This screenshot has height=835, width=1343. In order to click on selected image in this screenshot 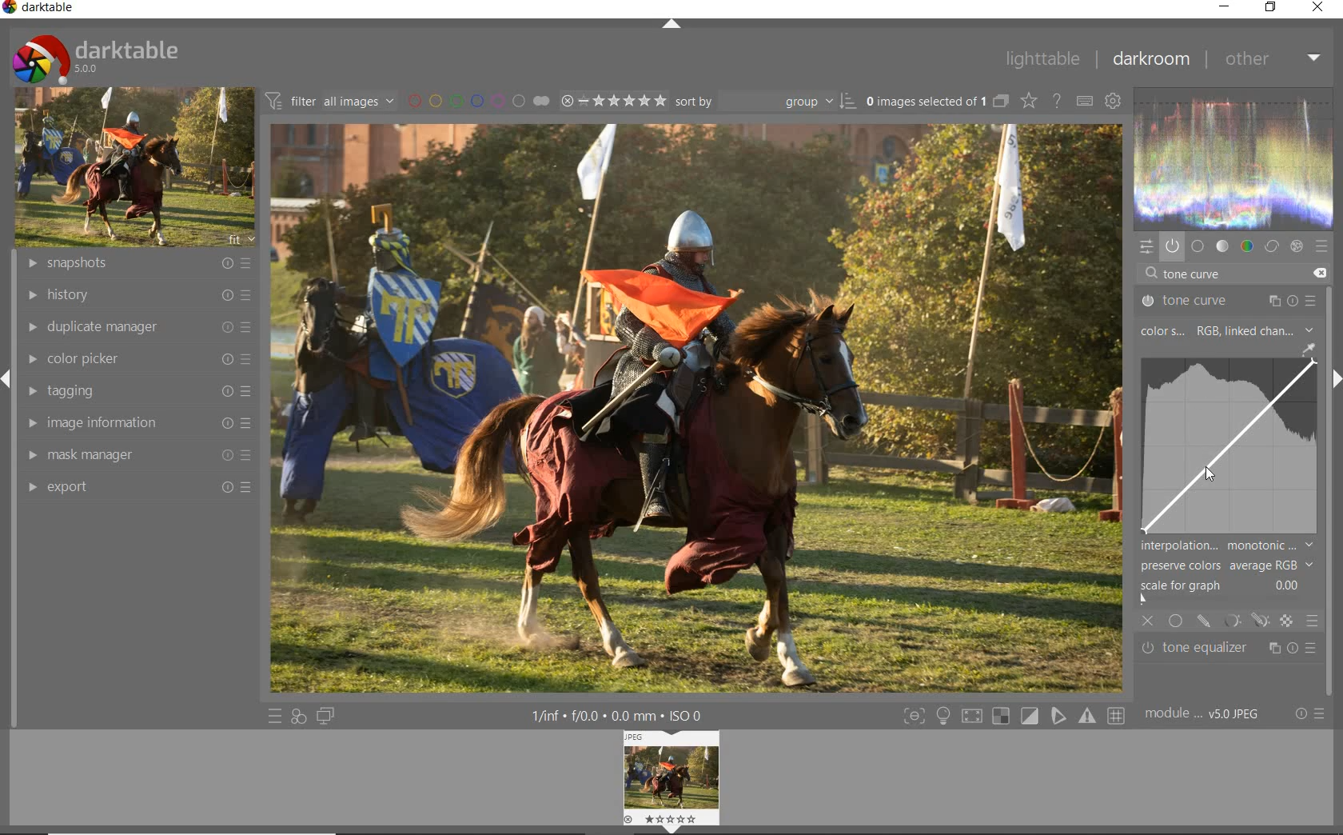, I will do `click(694, 407)`.